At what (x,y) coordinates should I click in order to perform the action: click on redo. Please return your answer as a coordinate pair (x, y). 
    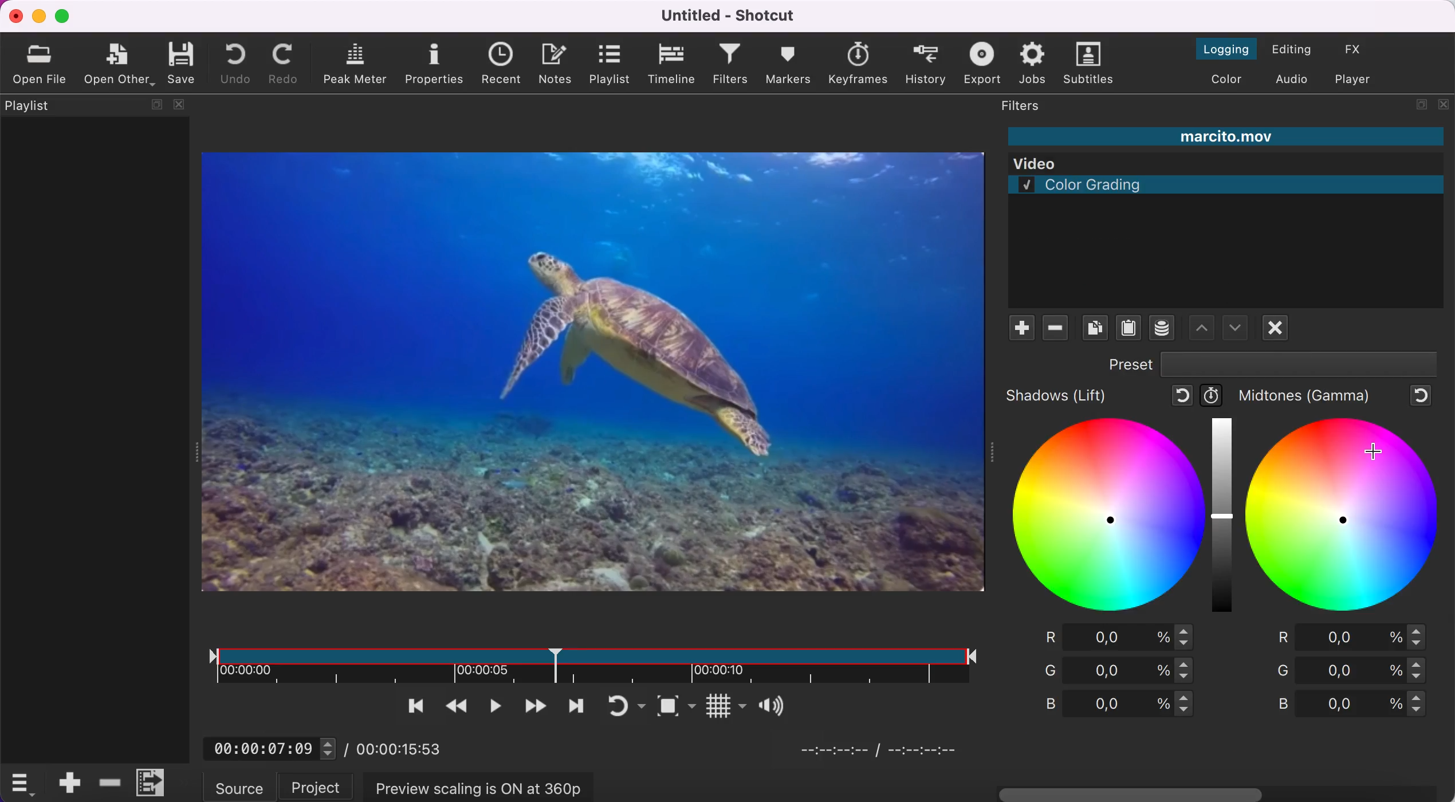
    Looking at the image, I should click on (285, 63).